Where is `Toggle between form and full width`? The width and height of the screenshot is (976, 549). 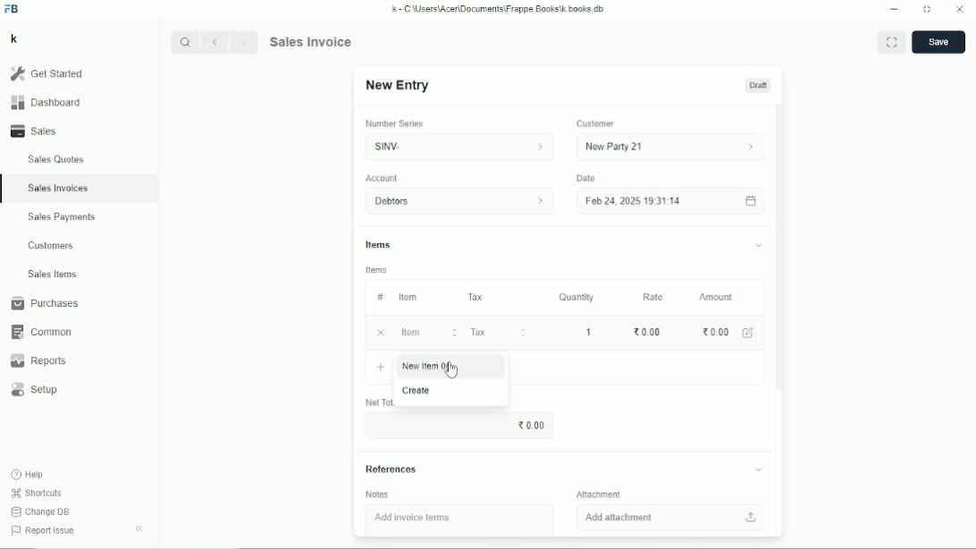 Toggle between form and full width is located at coordinates (892, 41).